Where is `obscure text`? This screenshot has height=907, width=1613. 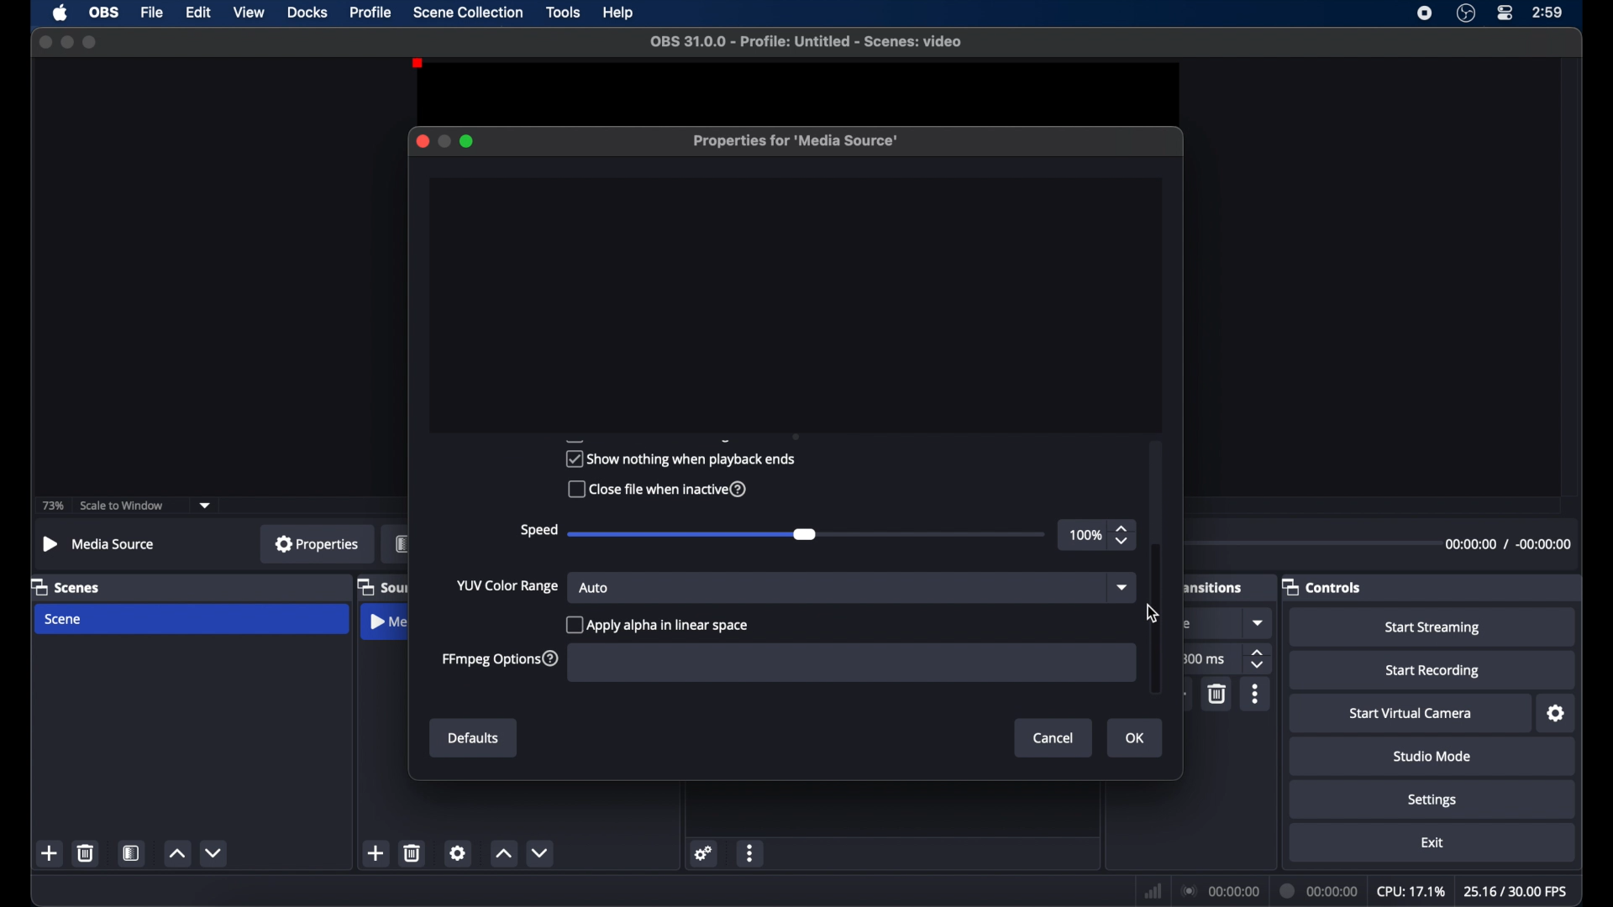
obscure text is located at coordinates (1185, 623).